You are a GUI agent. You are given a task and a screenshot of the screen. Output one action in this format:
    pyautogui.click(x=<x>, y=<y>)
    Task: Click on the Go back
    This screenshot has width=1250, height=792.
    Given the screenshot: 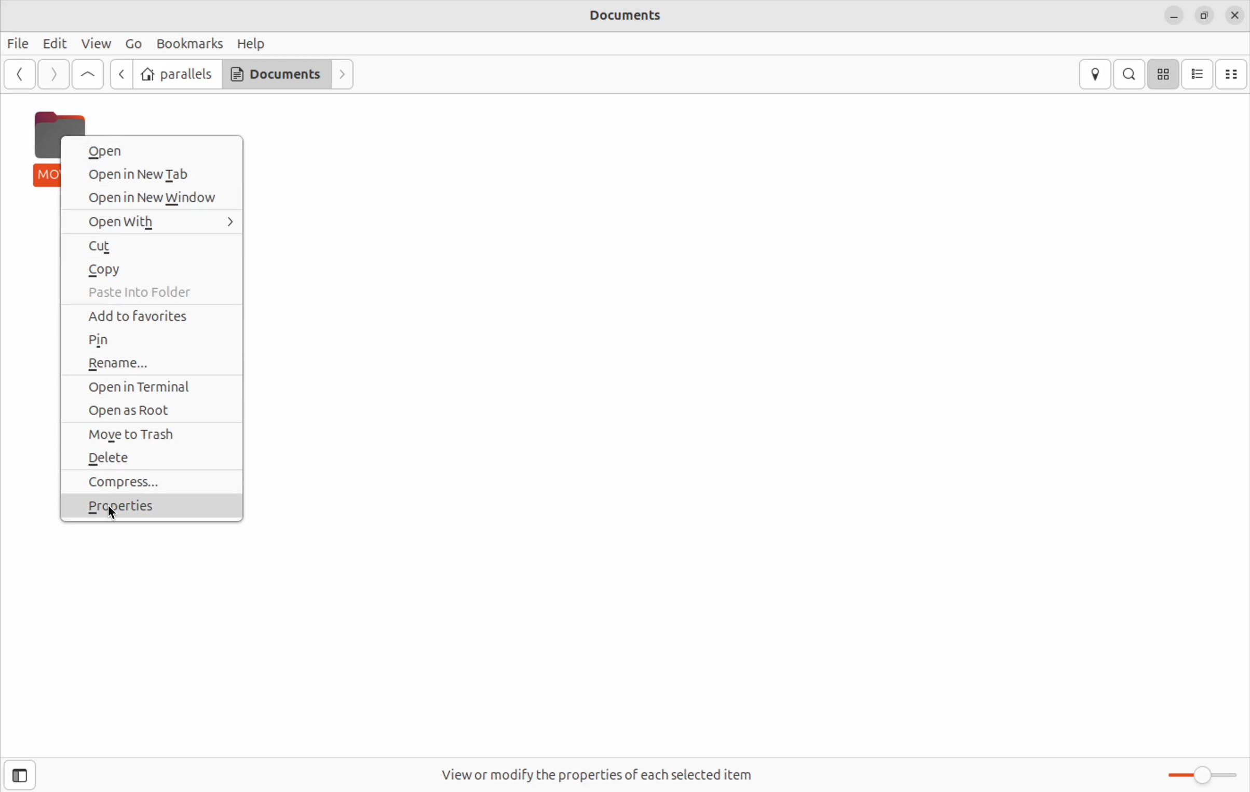 What is the action you would take?
    pyautogui.click(x=18, y=74)
    